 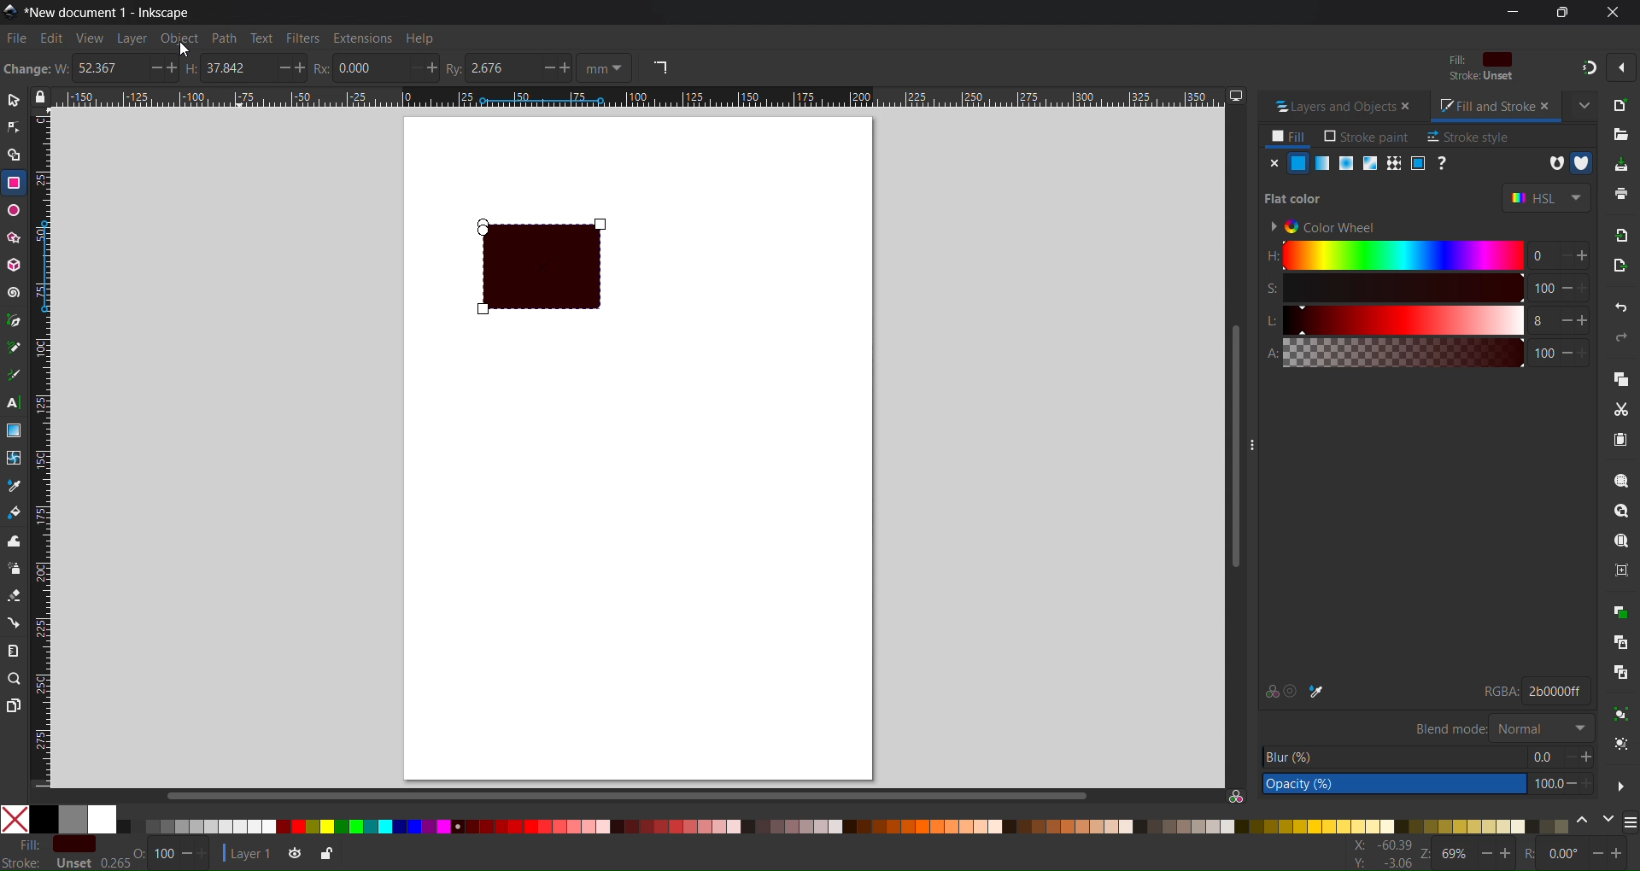 I want to click on X: -60.39, so click(x=1379, y=845).